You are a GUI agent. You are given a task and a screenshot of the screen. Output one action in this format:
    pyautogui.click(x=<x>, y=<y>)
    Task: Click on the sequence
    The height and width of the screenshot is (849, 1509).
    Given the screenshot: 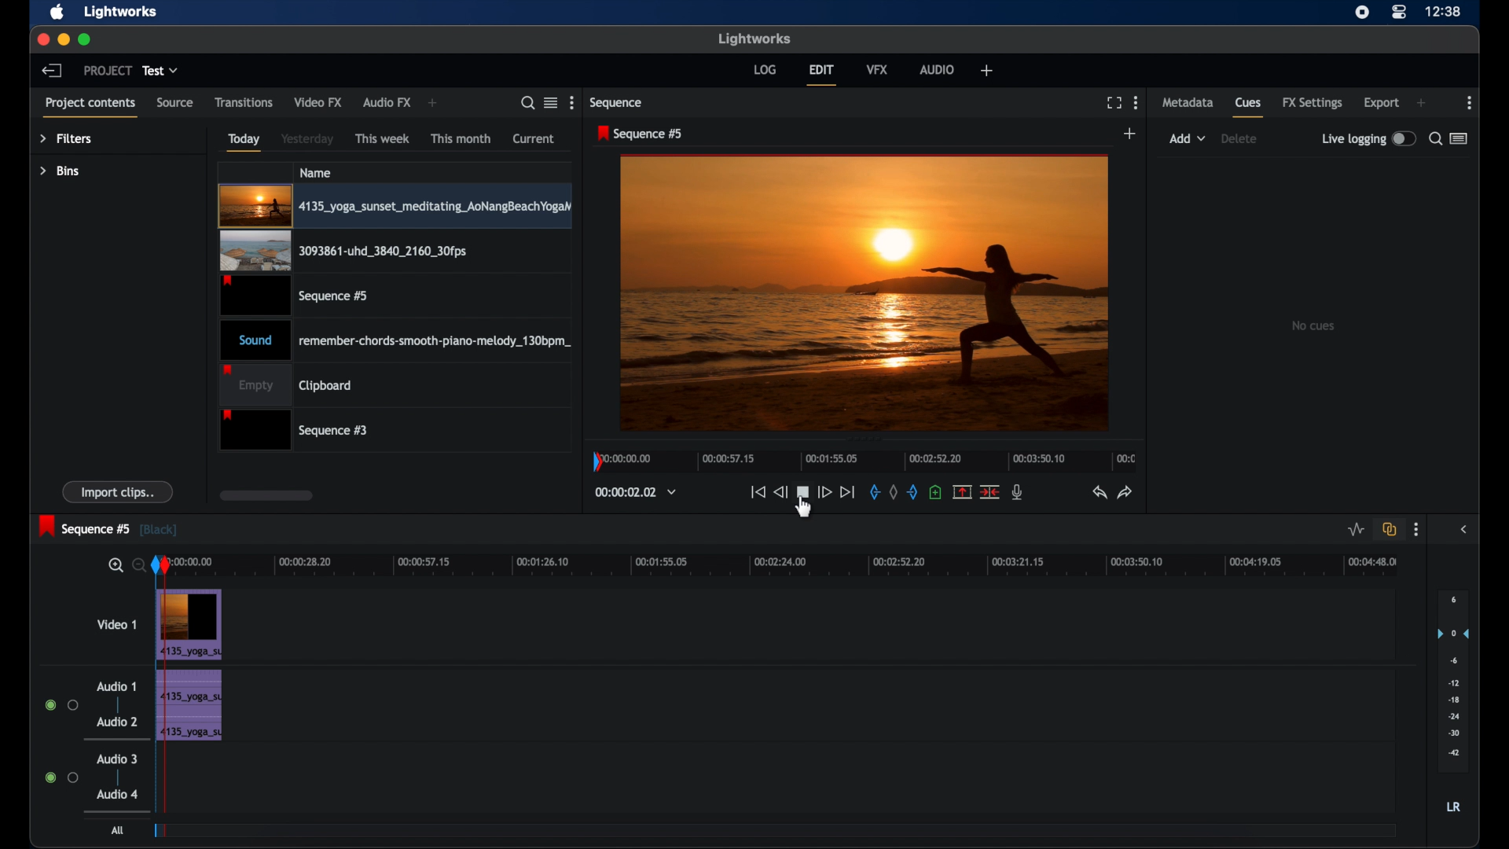 What is the action you would take?
    pyautogui.click(x=640, y=133)
    